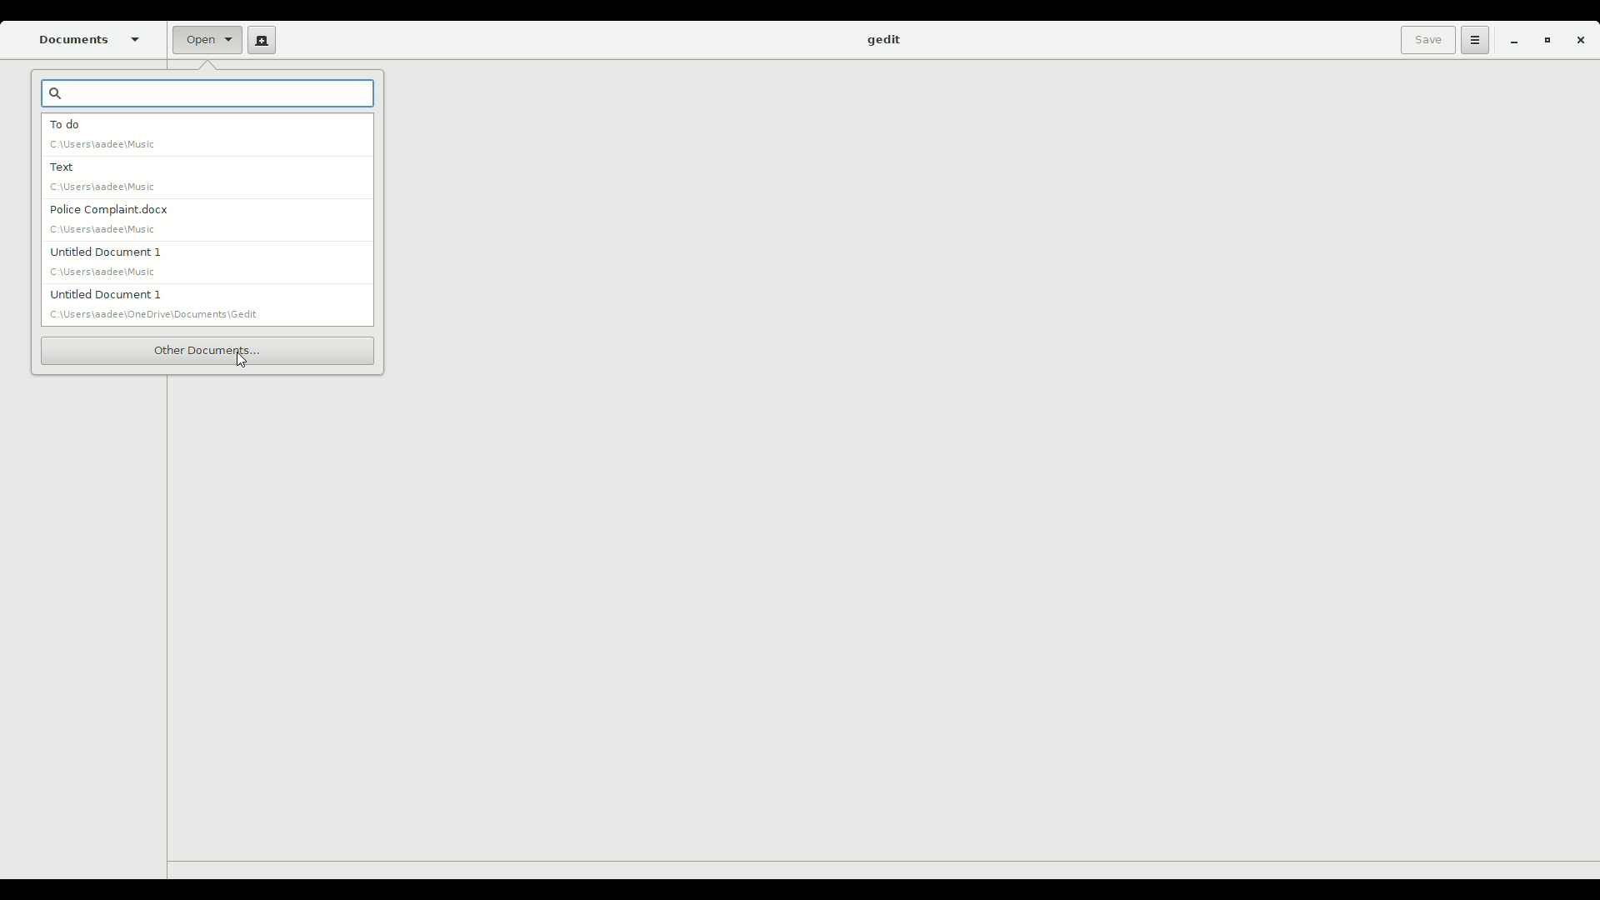 The image size is (1600, 900). I want to click on Open, so click(205, 42).